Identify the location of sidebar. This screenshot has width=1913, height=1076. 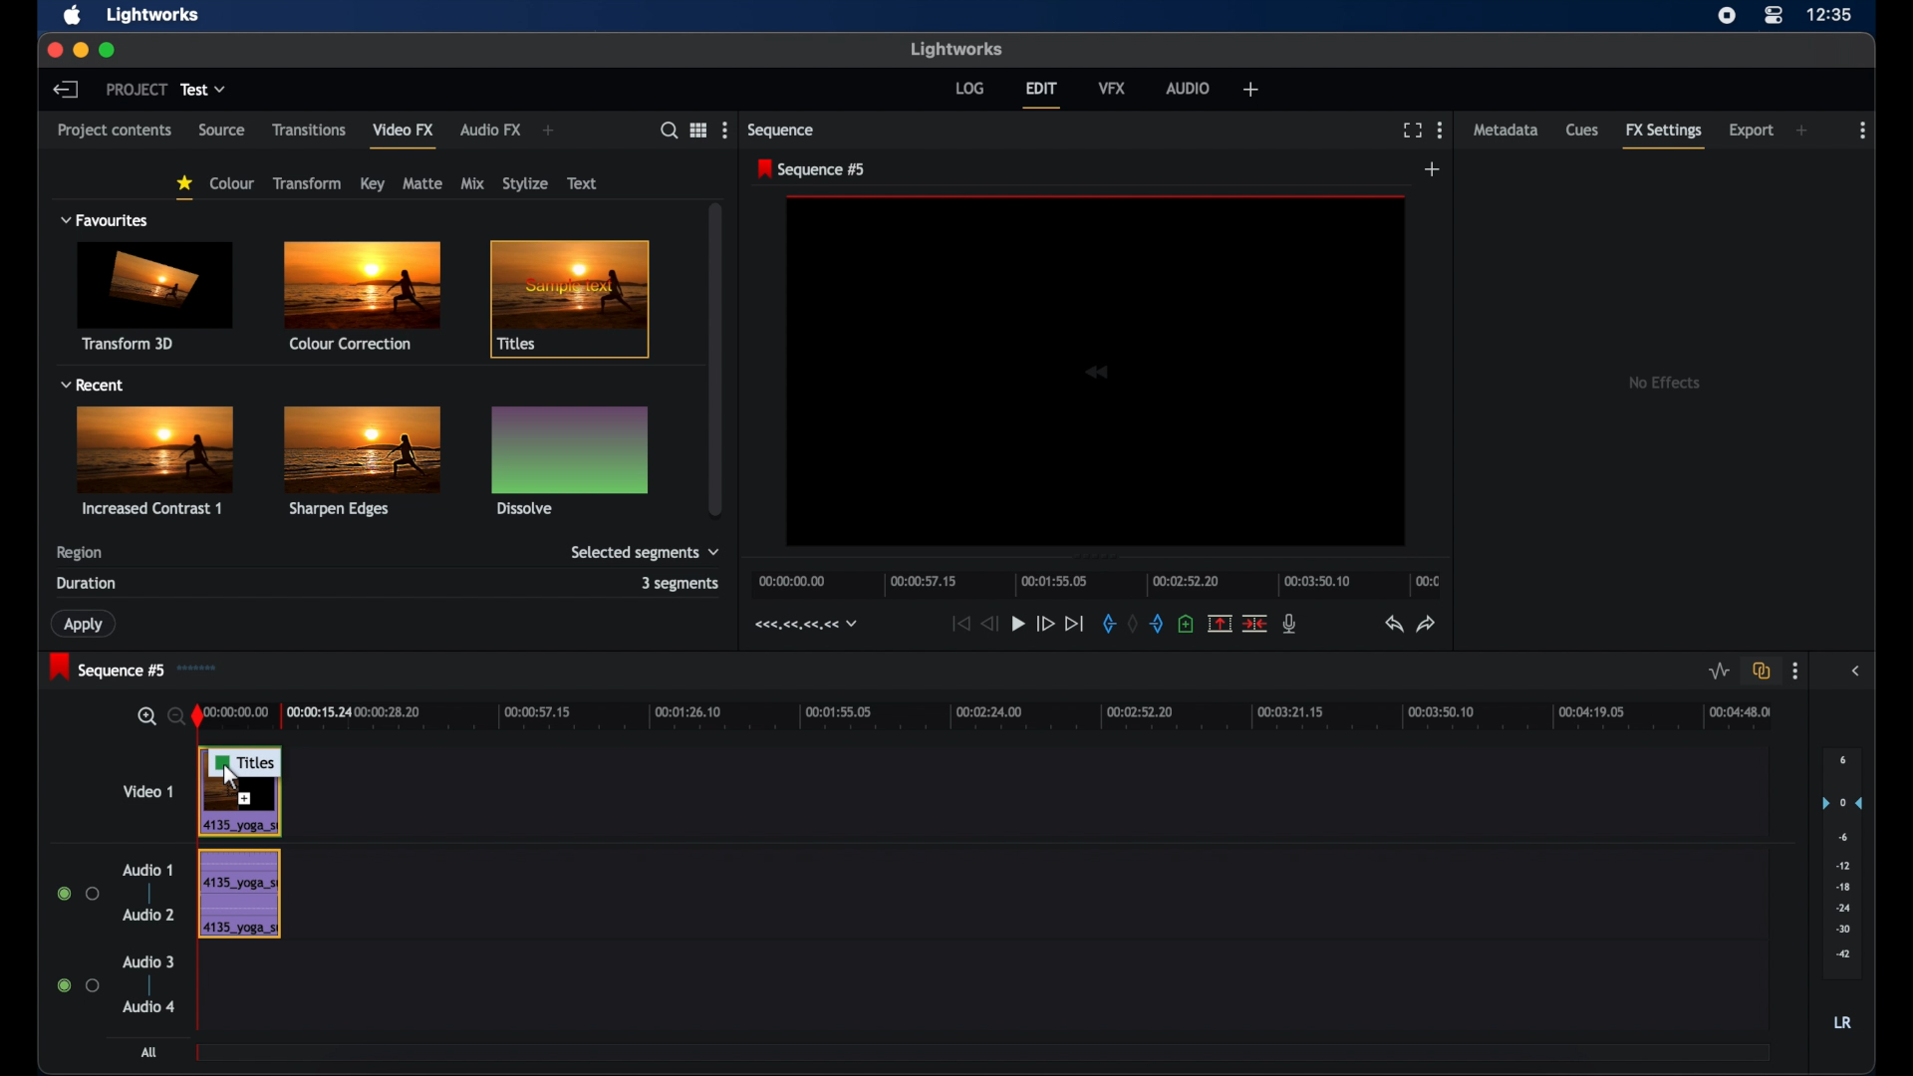
(1854, 671).